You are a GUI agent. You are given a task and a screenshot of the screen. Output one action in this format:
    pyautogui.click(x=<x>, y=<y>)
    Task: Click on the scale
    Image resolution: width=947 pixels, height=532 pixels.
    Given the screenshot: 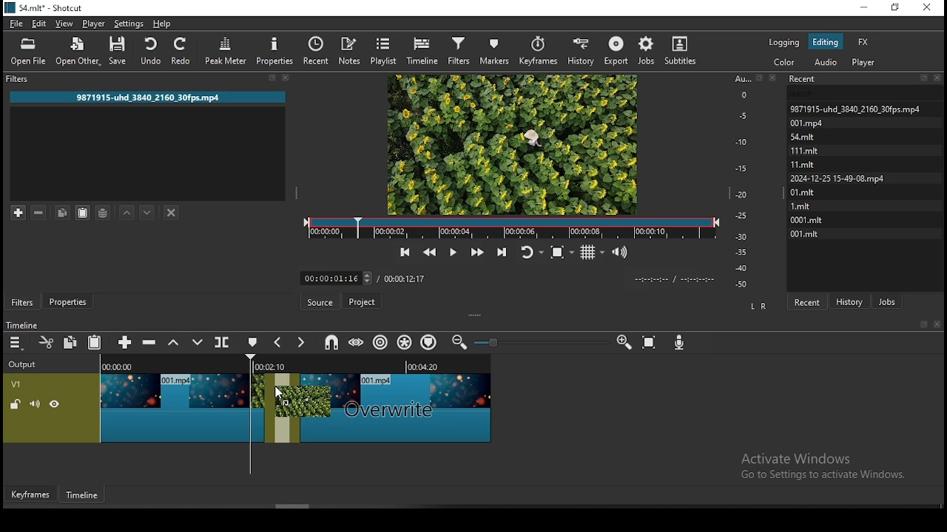 What is the action you would take?
    pyautogui.click(x=746, y=180)
    